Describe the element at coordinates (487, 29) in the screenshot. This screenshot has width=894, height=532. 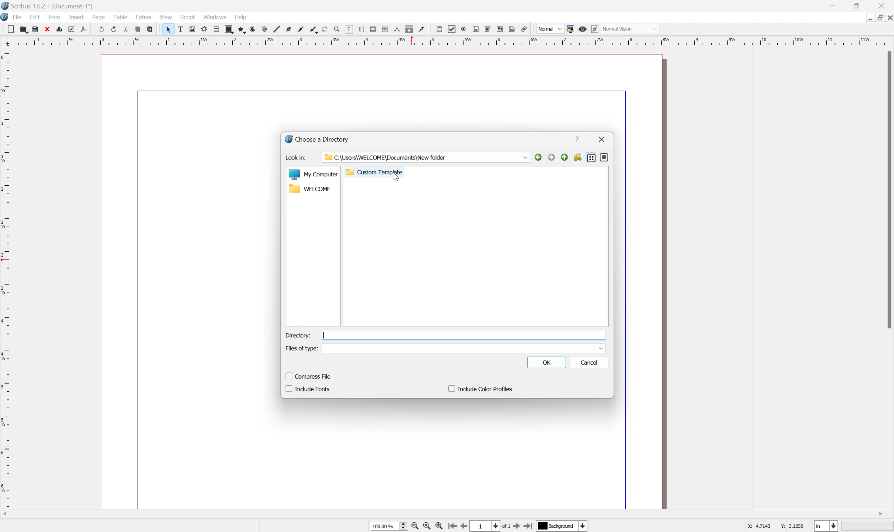
I see `PDF combo box` at that location.